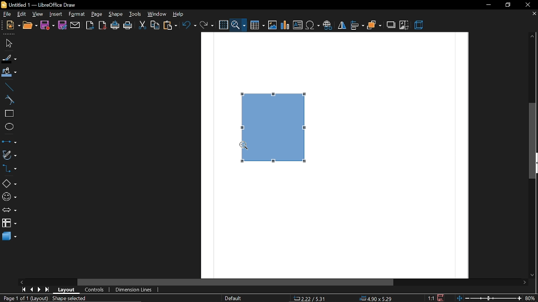 The height and width of the screenshot is (302, 538). I want to click on layout, so click(67, 290).